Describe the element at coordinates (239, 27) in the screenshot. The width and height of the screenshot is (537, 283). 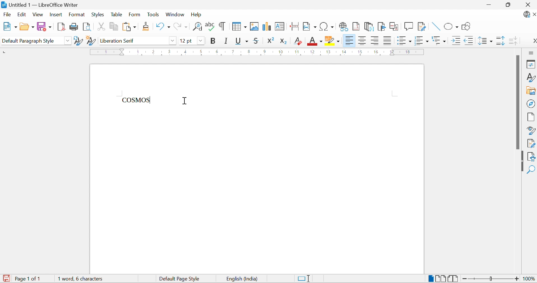
I see `Insert Table` at that location.